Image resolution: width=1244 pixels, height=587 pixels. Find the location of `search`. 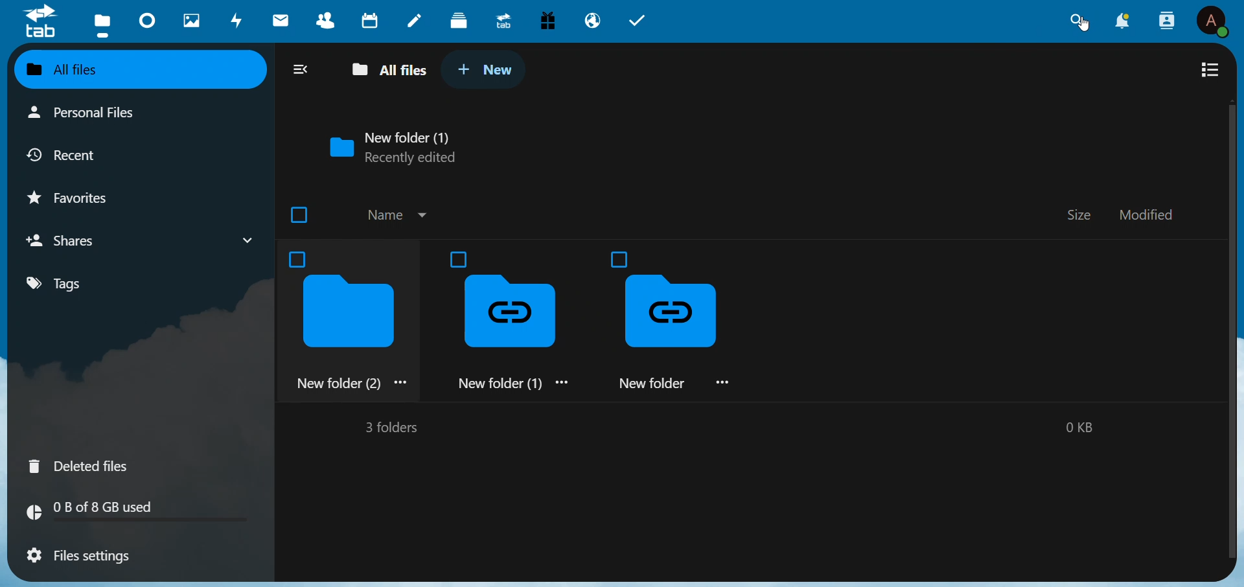

search is located at coordinates (1076, 20).